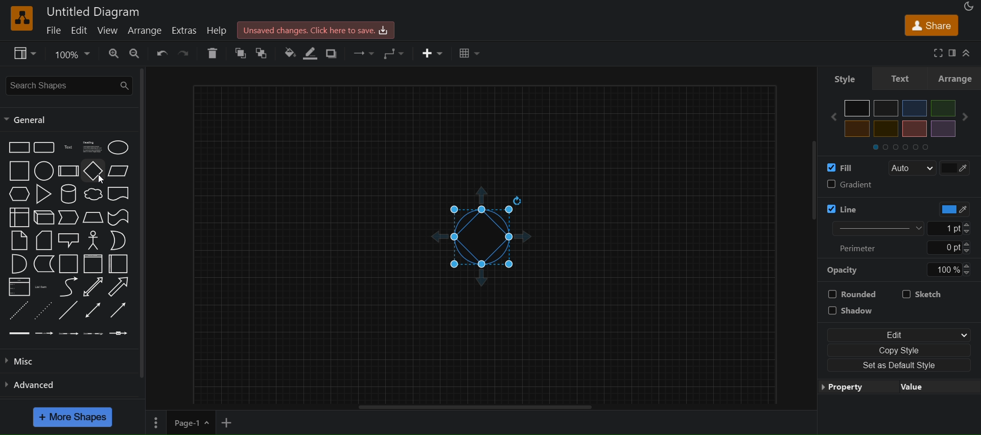 This screenshot has width=981, height=435. I want to click on help, so click(221, 31).